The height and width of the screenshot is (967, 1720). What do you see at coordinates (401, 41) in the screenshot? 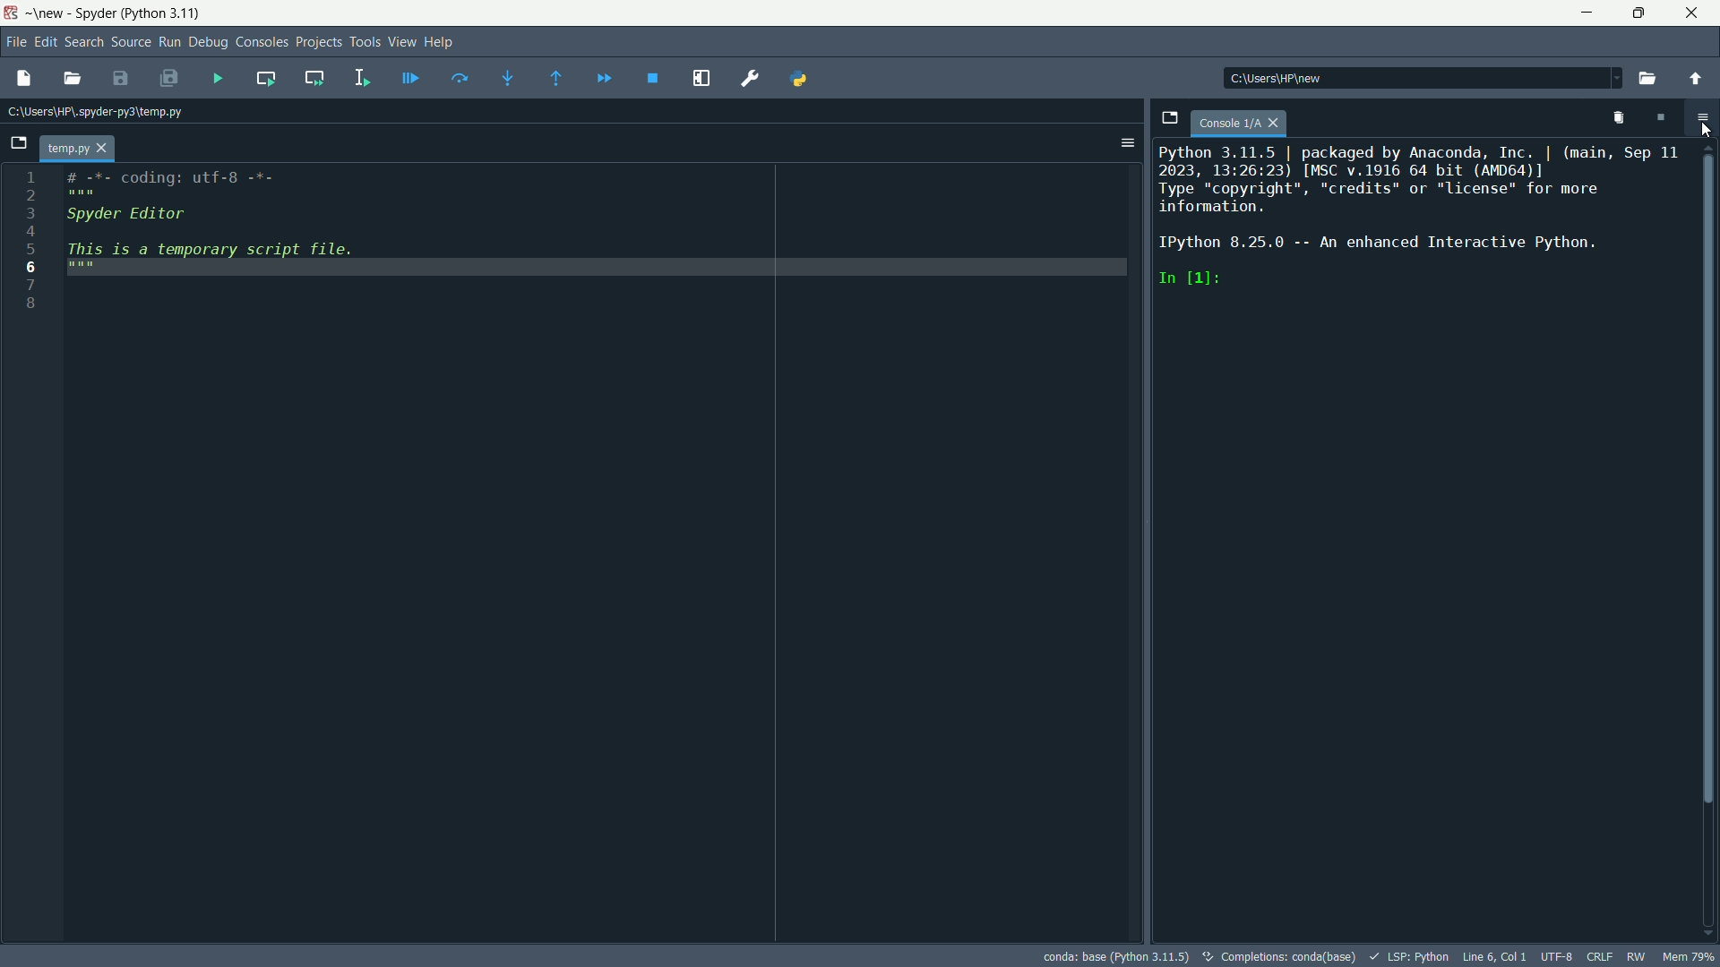
I see `view menu` at bounding box center [401, 41].